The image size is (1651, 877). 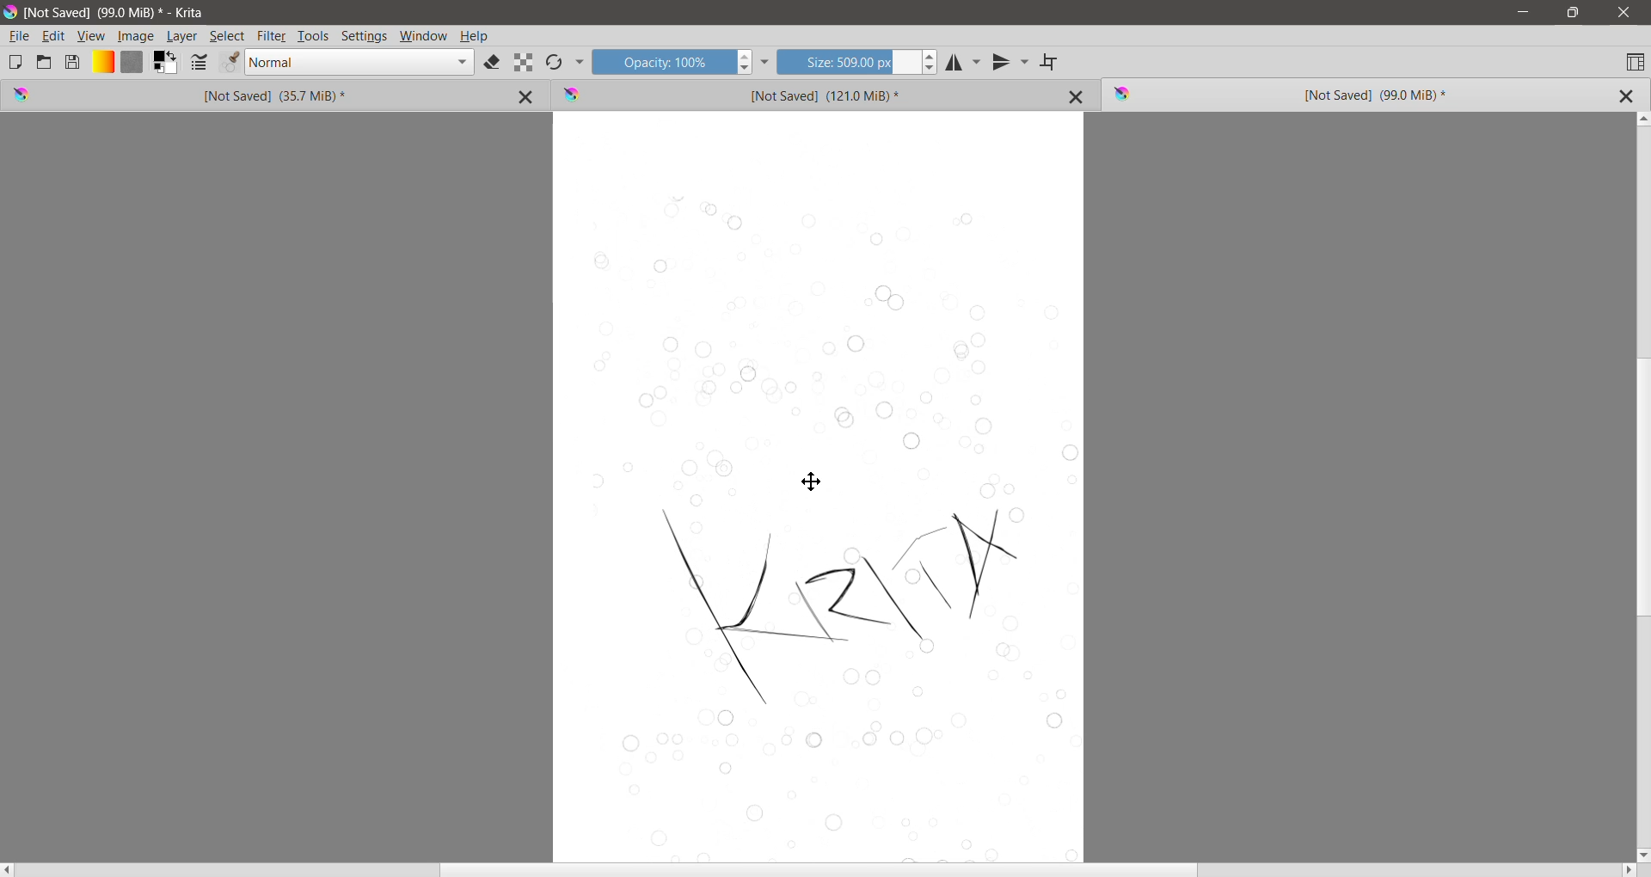 I want to click on Wrap Around Mode, so click(x=1051, y=63).